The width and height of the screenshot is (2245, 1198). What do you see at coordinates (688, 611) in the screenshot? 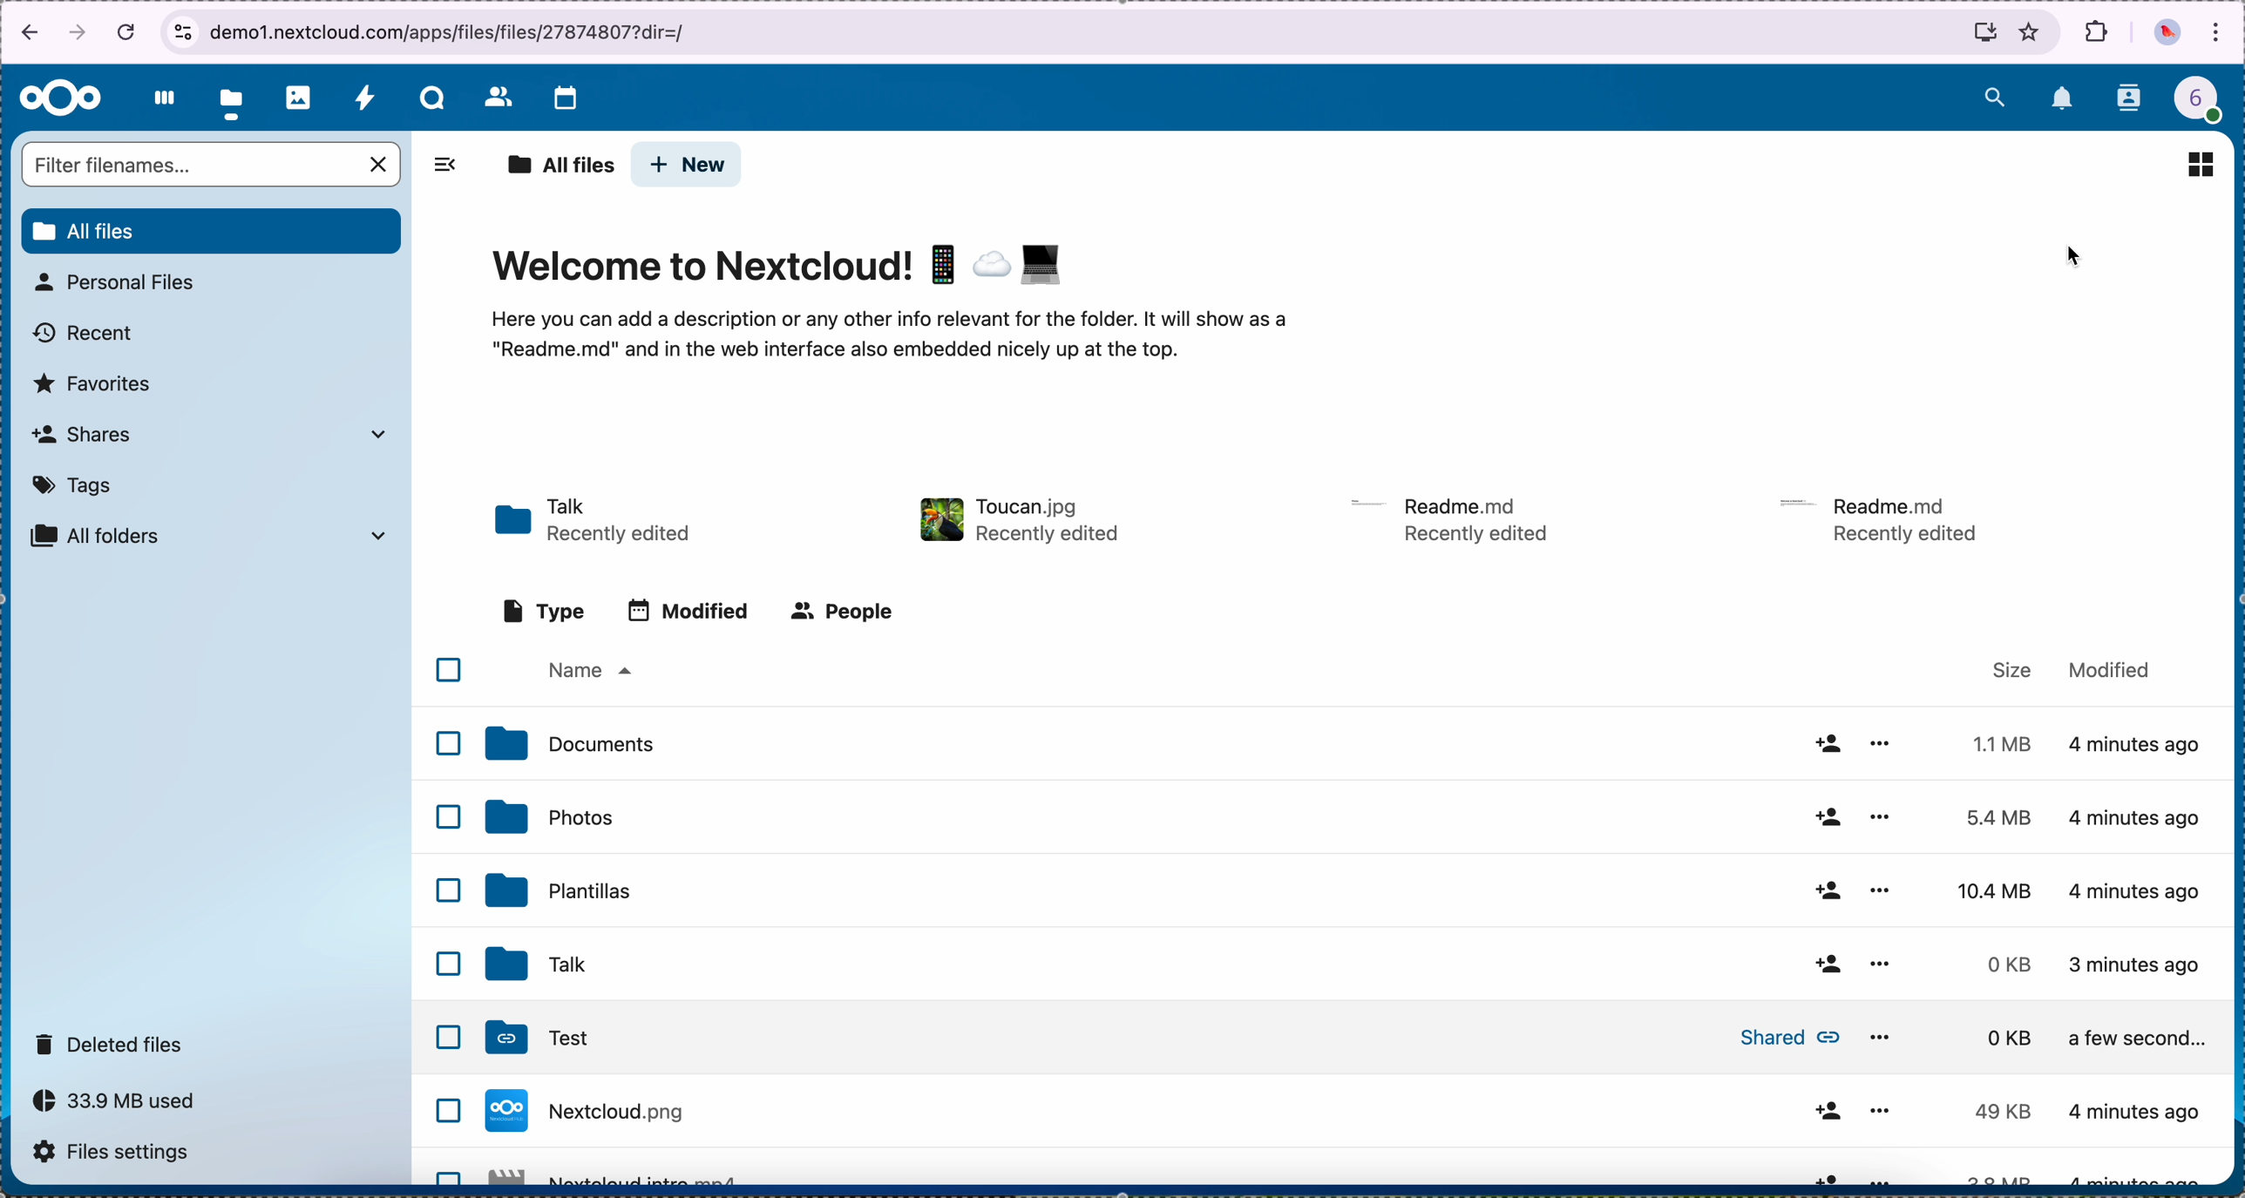
I see `modified` at bounding box center [688, 611].